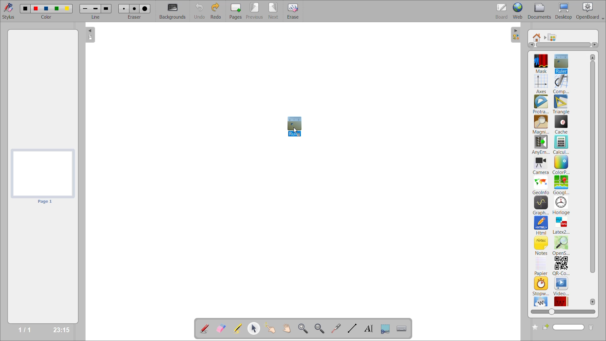 This screenshot has height=341, width=606. Describe the element at coordinates (561, 286) in the screenshot. I see `video` at that location.